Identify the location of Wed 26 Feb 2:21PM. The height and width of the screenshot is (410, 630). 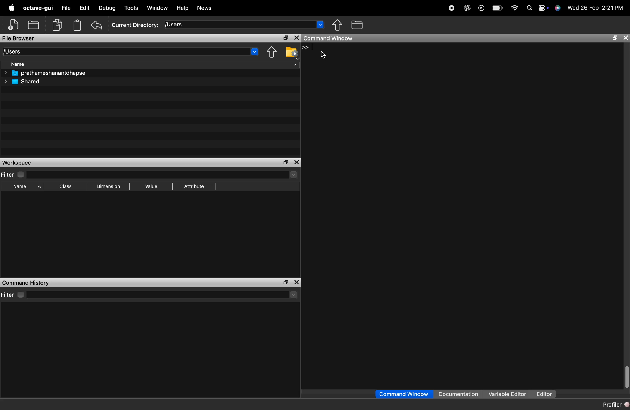
(596, 7).